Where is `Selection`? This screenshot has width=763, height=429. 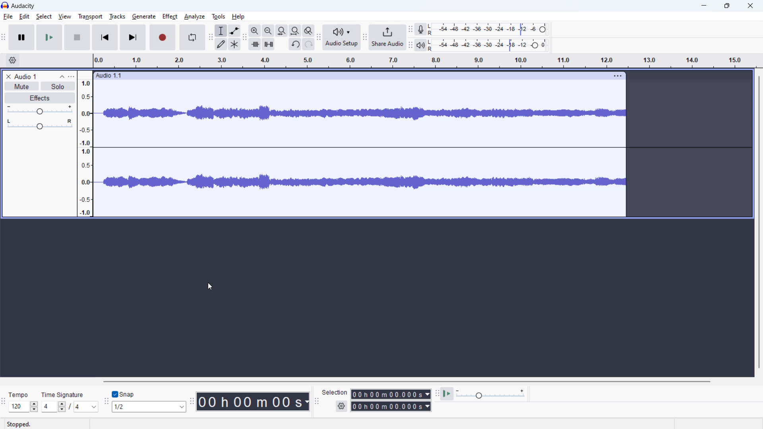
Selection is located at coordinates (337, 392).